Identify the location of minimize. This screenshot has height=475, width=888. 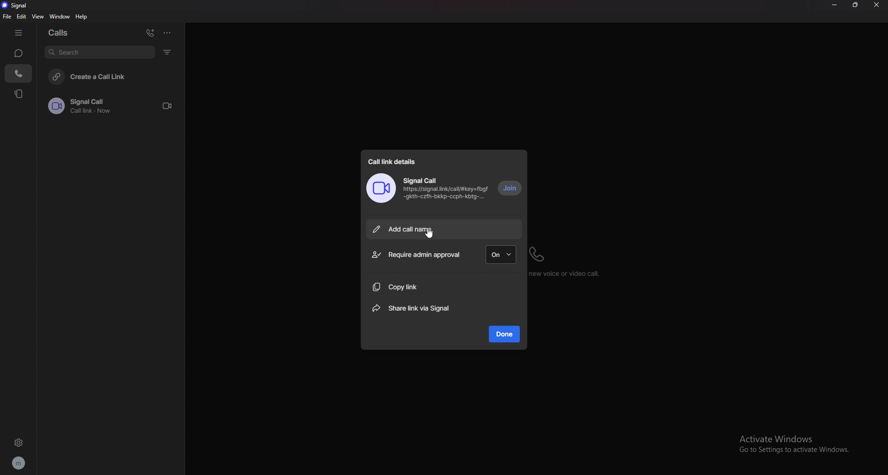
(834, 5).